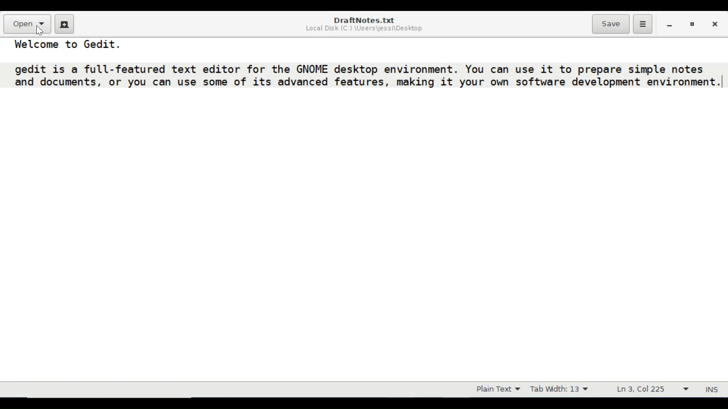 This screenshot has width=728, height=409. What do you see at coordinates (64, 24) in the screenshot?
I see `Create New` at bounding box center [64, 24].